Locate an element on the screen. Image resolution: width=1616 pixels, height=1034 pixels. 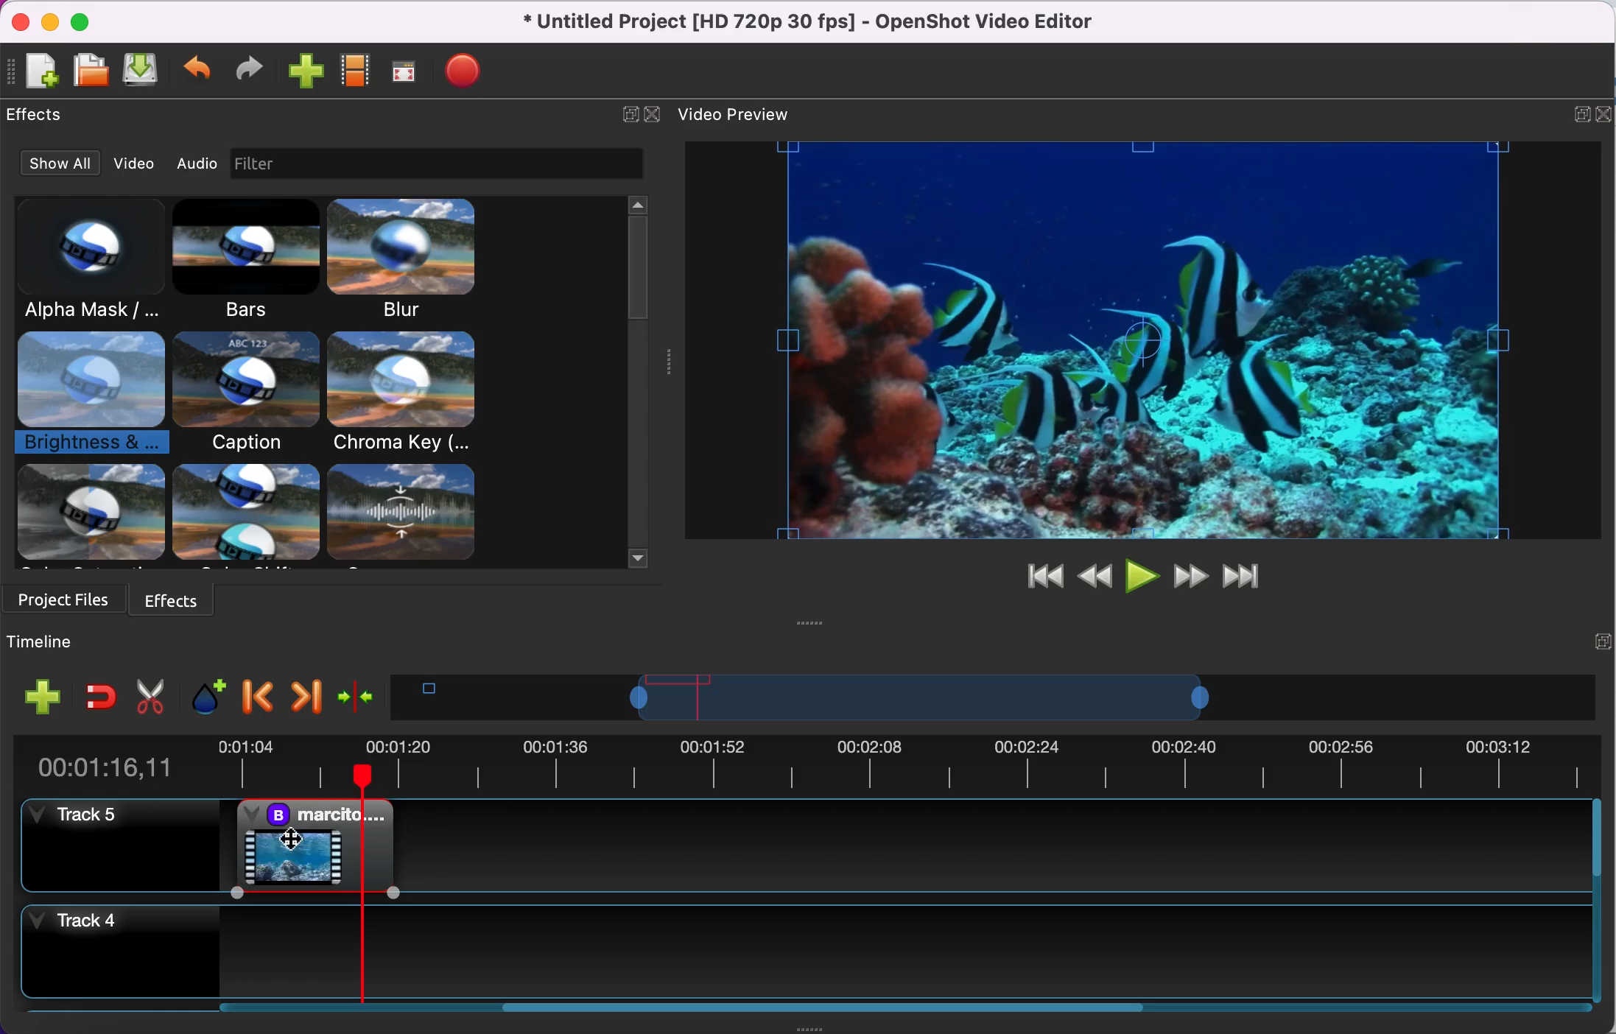
video is located at coordinates (128, 163).